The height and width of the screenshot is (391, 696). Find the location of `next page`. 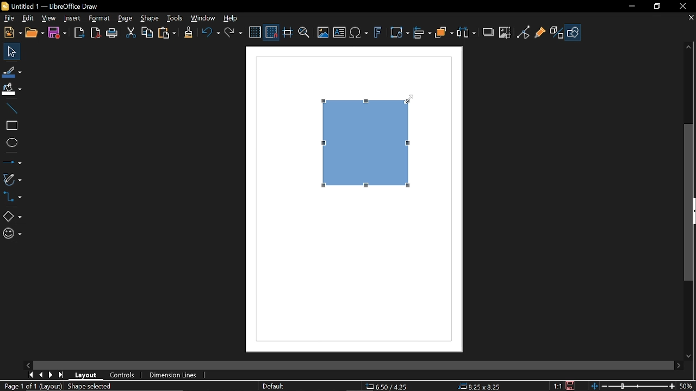

next page is located at coordinates (52, 374).